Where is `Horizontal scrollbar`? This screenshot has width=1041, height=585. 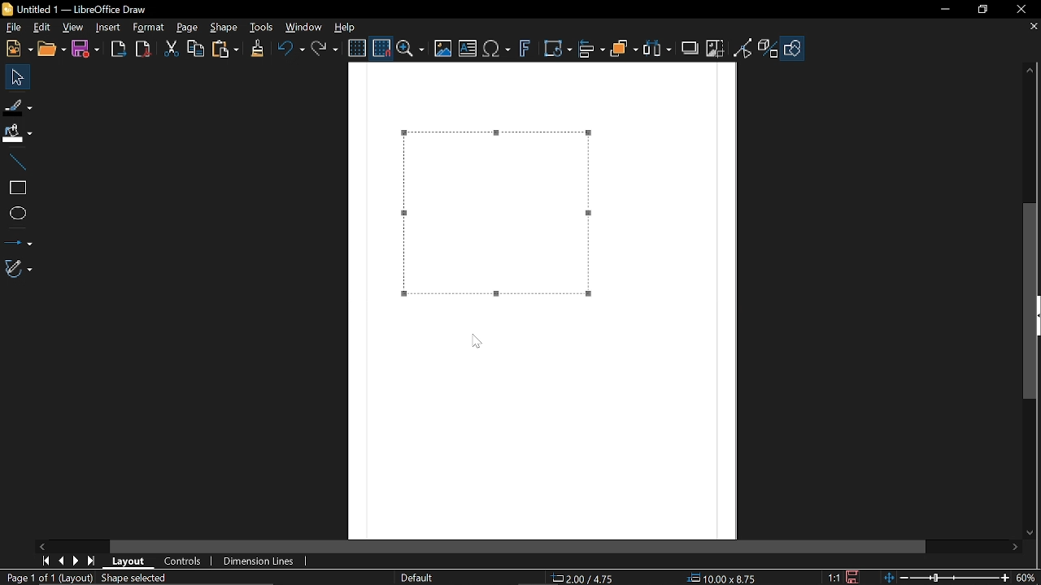
Horizontal scrollbar is located at coordinates (519, 547).